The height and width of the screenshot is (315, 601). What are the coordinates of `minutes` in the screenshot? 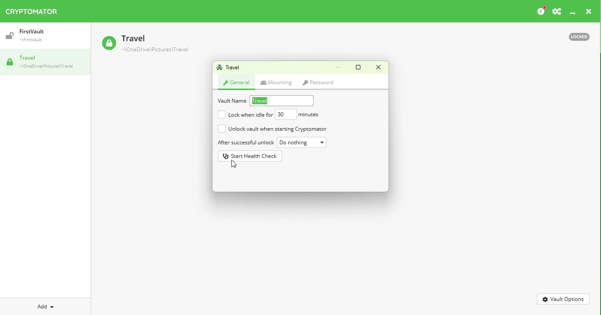 It's located at (309, 115).